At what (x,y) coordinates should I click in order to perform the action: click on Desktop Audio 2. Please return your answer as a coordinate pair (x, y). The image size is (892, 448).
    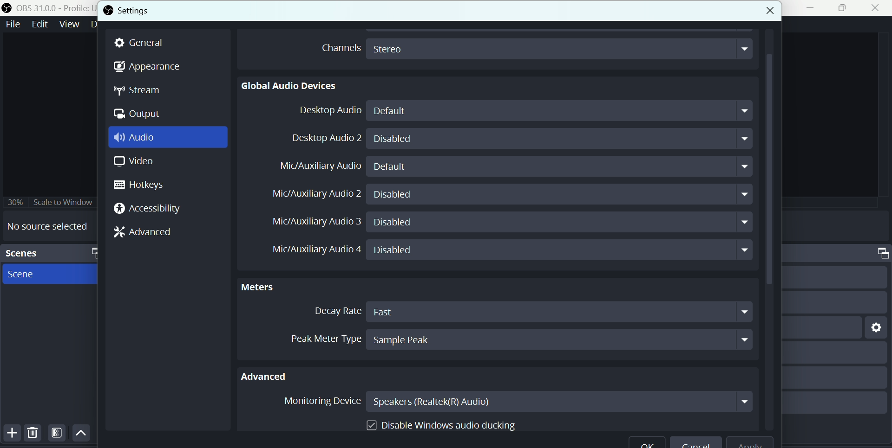
    Looking at the image, I should click on (324, 138).